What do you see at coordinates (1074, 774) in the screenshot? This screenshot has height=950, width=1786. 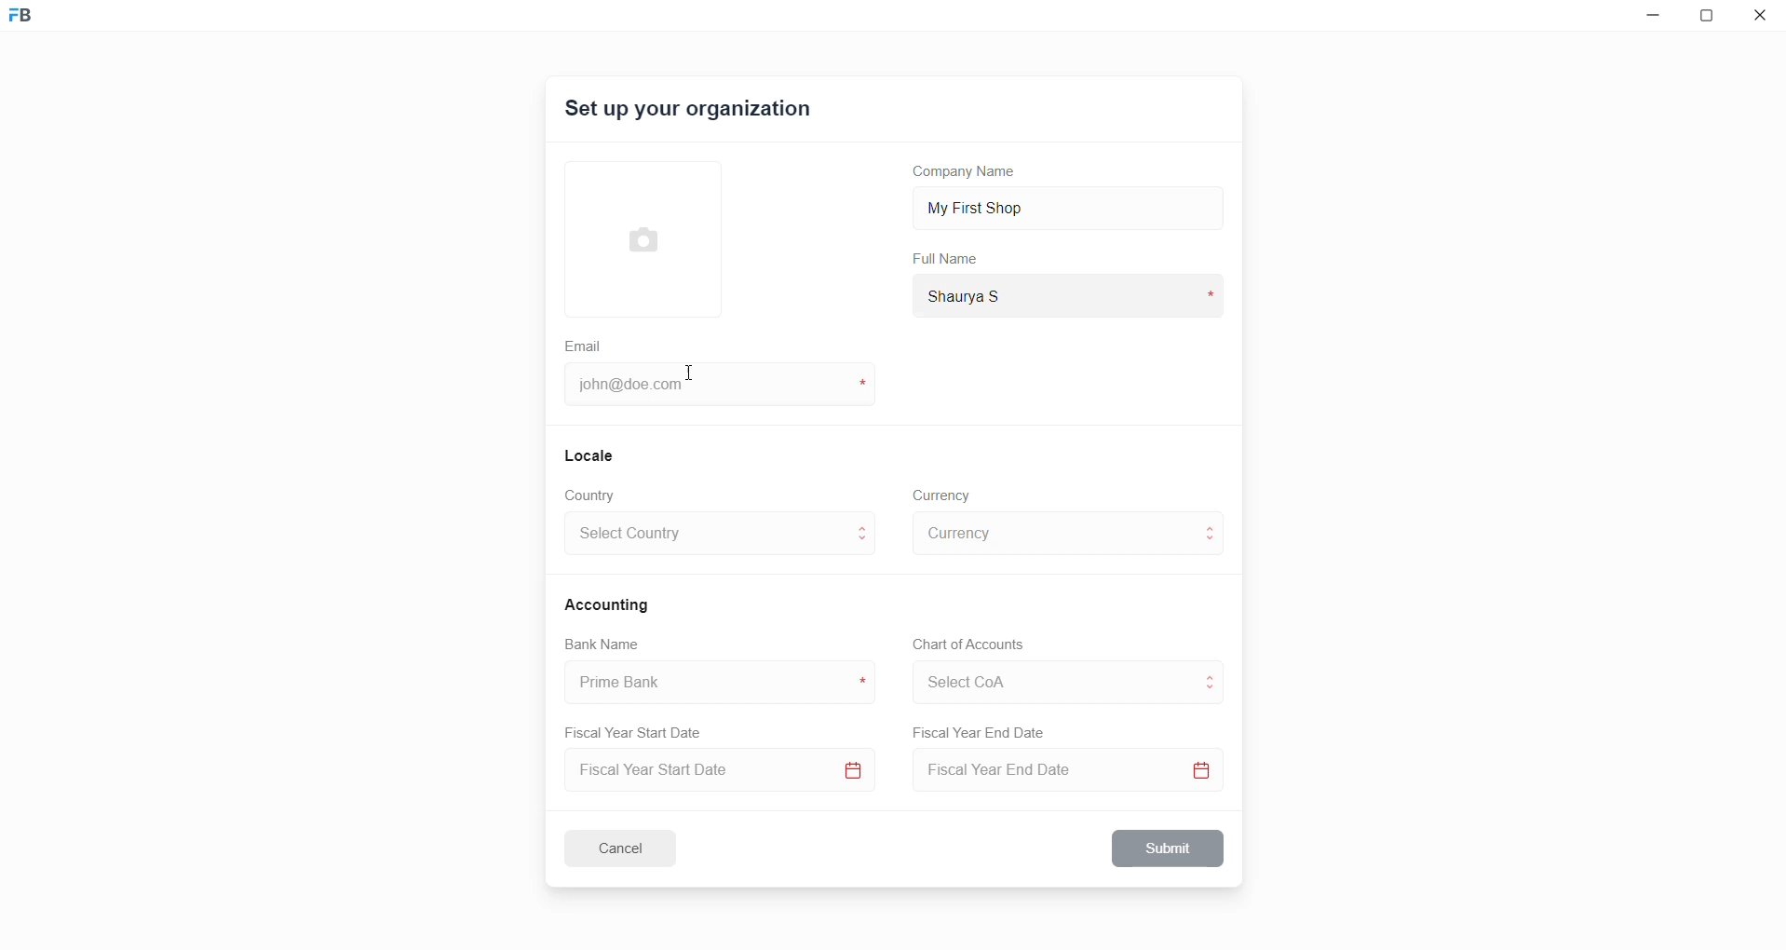 I see `Select Fiscal Year End Date` at bounding box center [1074, 774].